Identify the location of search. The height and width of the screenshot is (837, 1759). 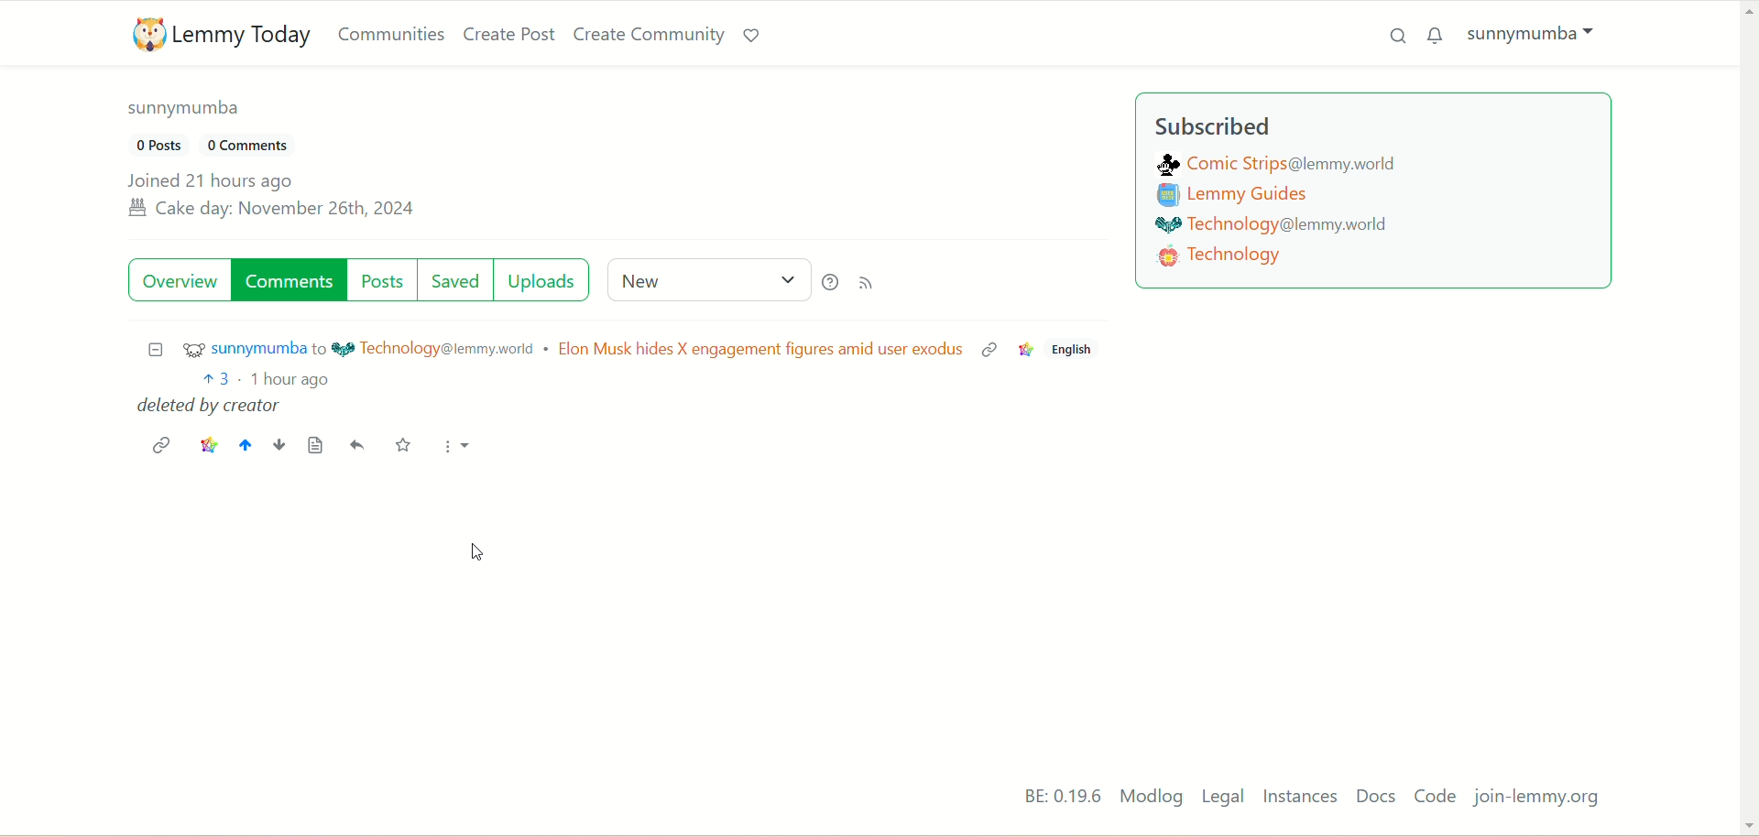
(1390, 40).